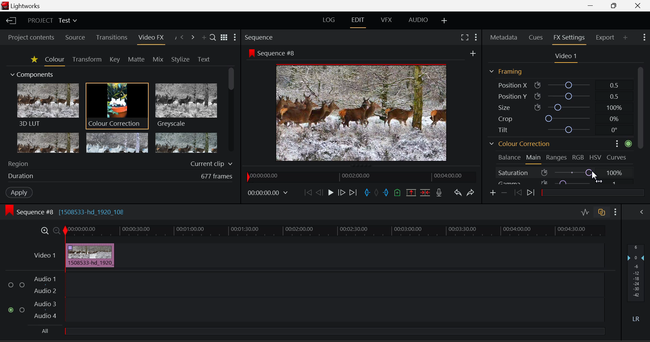  I want to click on Region, so click(120, 164).